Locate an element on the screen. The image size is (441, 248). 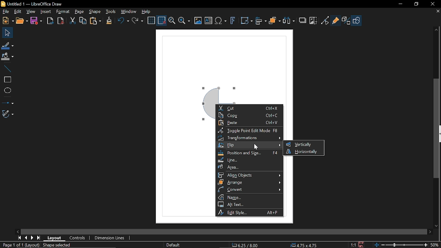
Vertically is located at coordinates (300, 144).